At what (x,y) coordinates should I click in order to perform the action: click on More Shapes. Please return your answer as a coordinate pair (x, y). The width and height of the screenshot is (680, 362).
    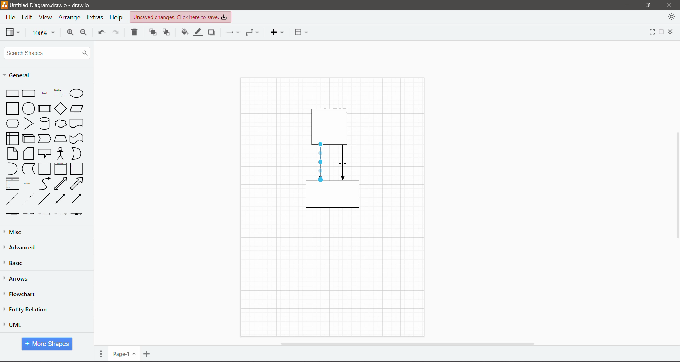
    Looking at the image, I should click on (47, 344).